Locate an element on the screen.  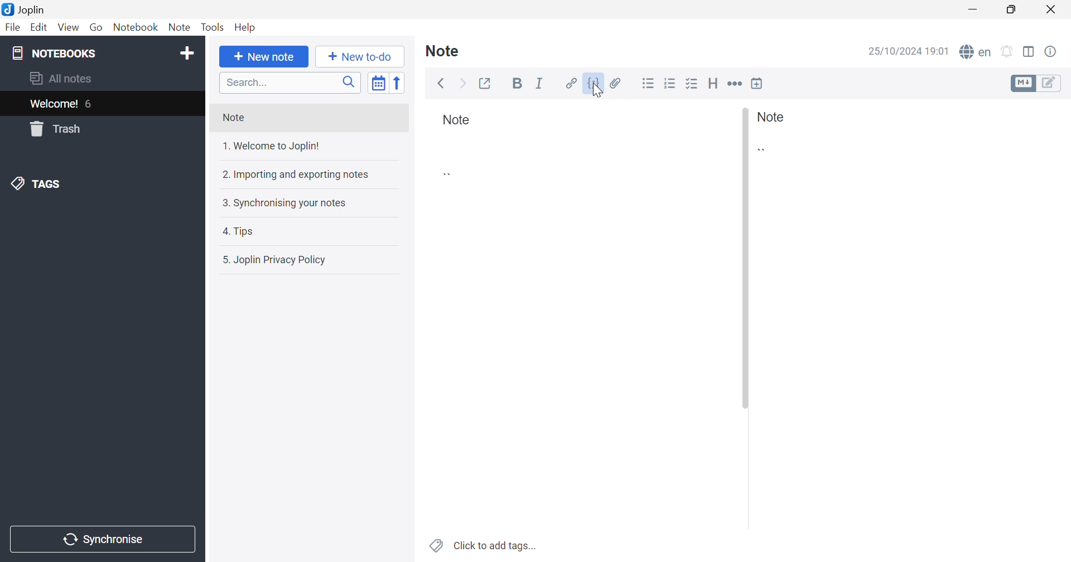
Toggle external editing is located at coordinates (484, 83).